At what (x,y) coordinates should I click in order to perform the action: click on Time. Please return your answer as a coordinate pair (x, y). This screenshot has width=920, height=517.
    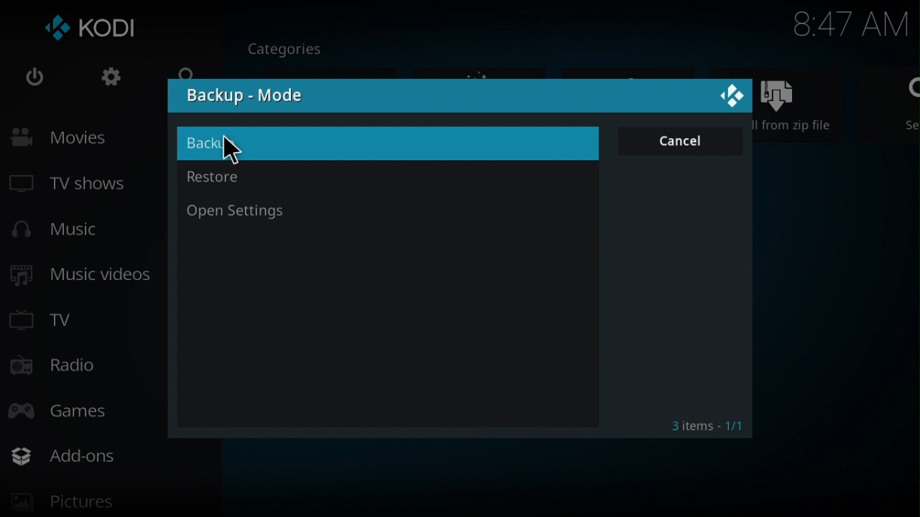
    Looking at the image, I should click on (850, 26).